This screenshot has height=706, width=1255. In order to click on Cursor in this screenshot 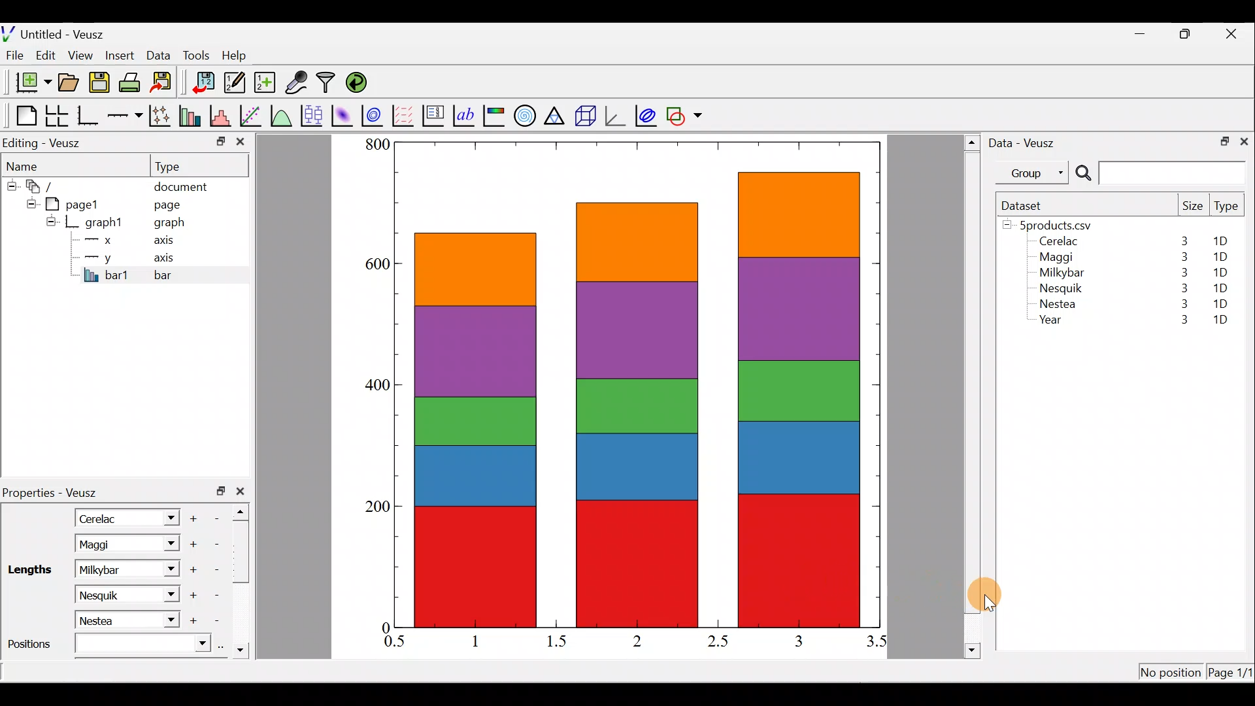, I will do `click(995, 593)`.